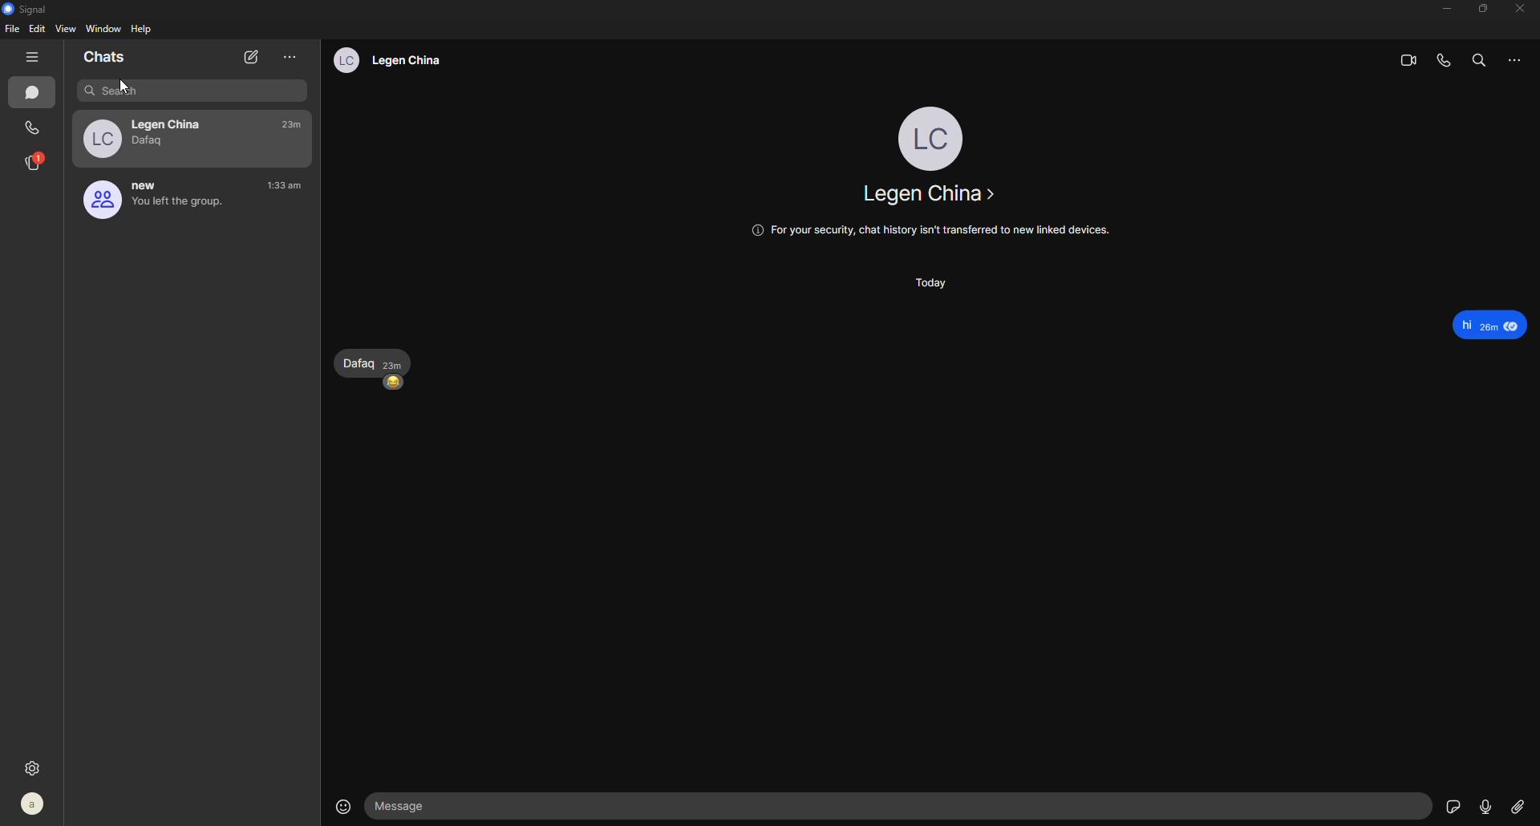  I want to click on view, so click(65, 28).